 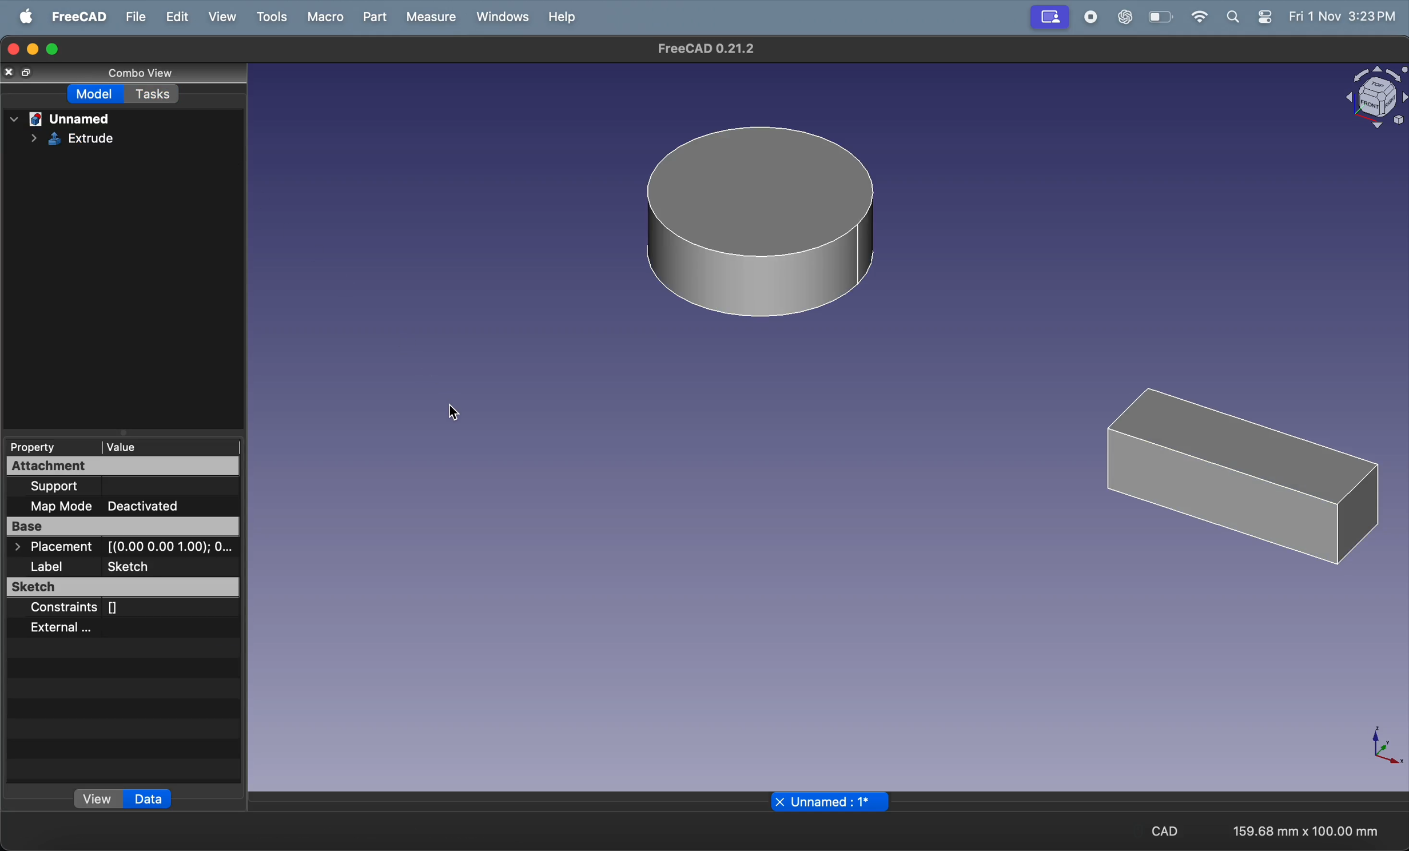 What do you see at coordinates (150, 798) in the screenshot?
I see `data` at bounding box center [150, 798].